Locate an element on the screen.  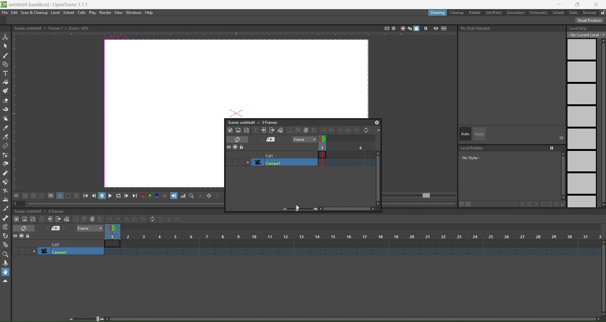
scan & cleanup is located at coordinates (34, 13).